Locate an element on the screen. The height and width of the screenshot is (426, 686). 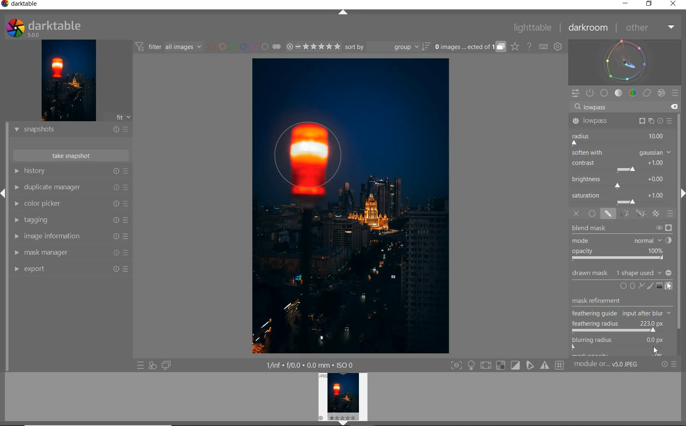
SHOW ONLY ACTIVE MODULES is located at coordinates (590, 93).